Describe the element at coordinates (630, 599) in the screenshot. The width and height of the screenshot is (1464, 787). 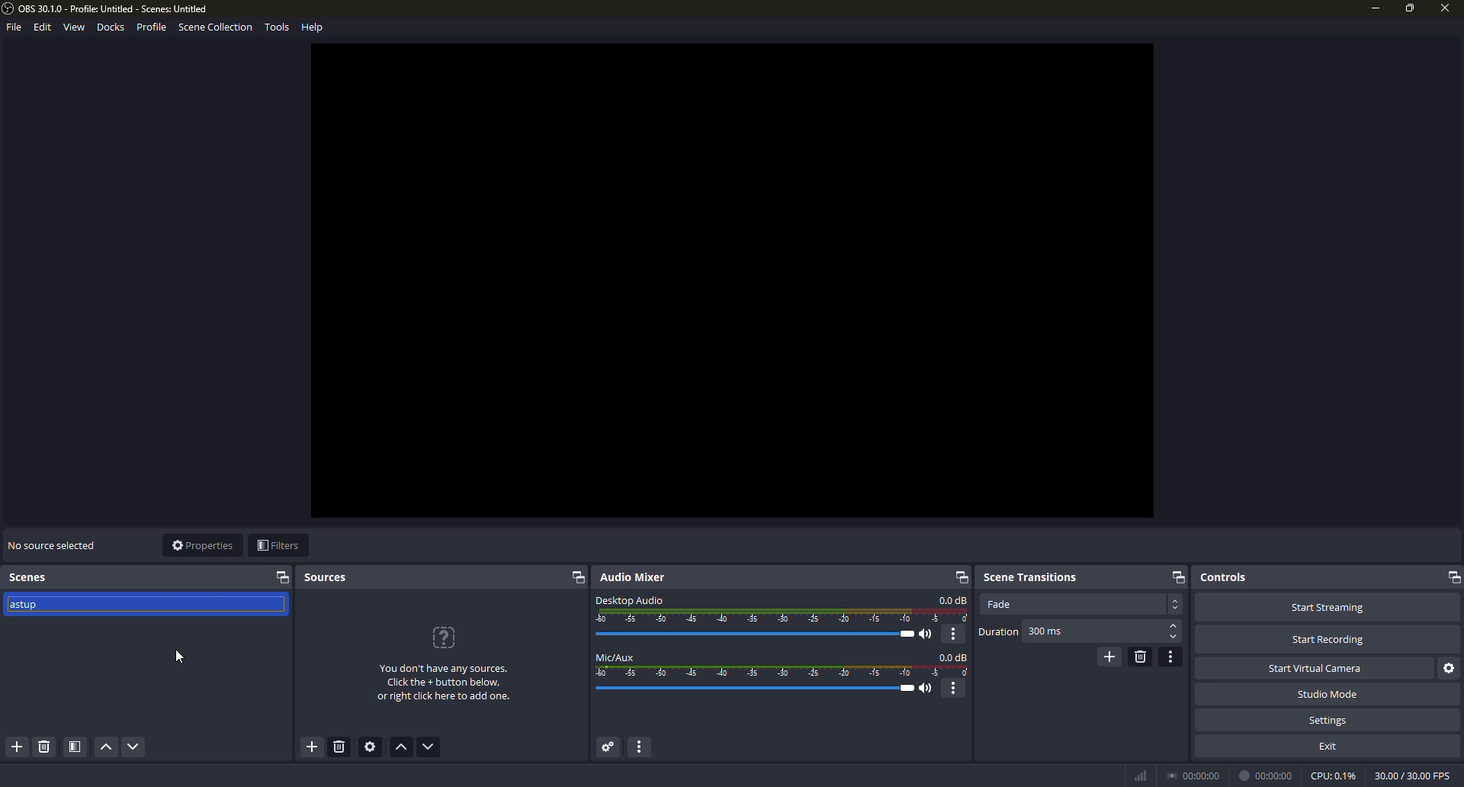
I see `desktop audio` at that location.